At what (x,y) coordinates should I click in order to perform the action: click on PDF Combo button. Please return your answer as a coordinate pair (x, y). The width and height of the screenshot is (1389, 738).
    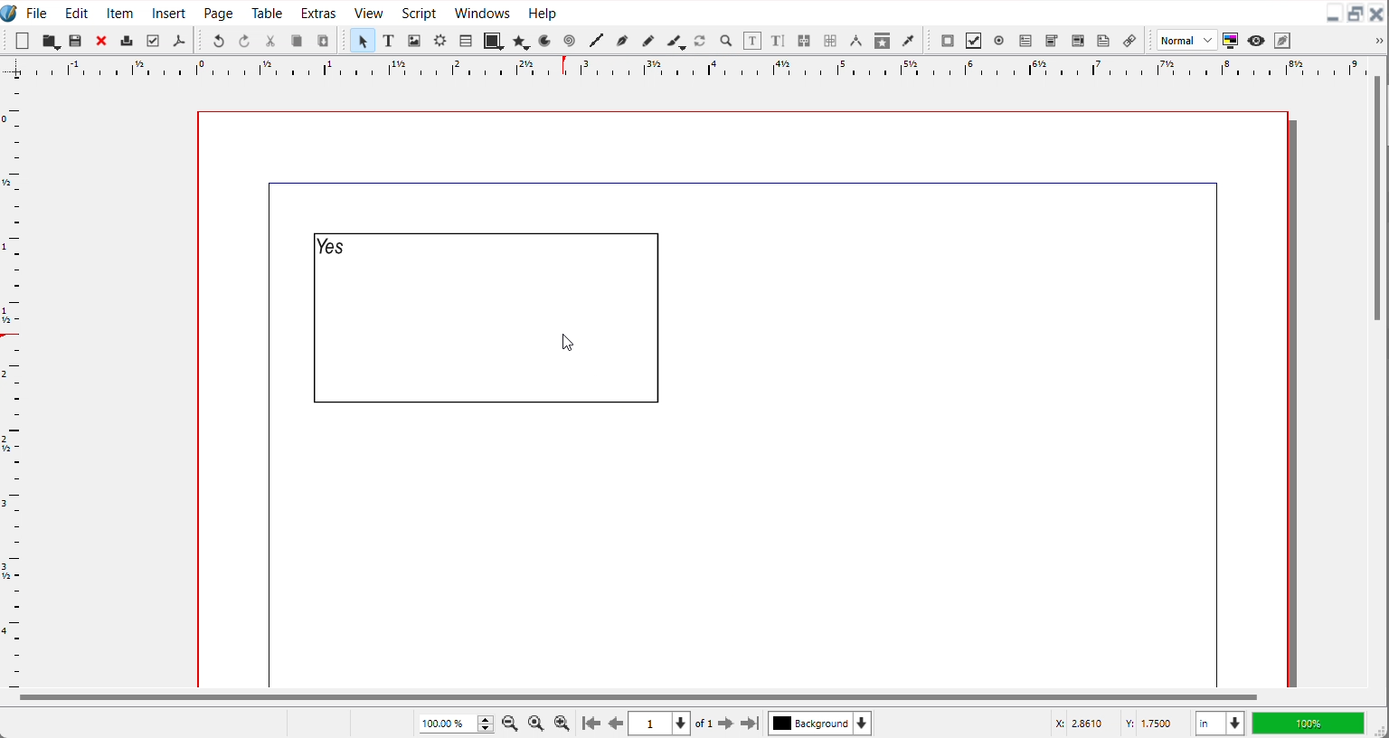
    Looking at the image, I should click on (1051, 41).